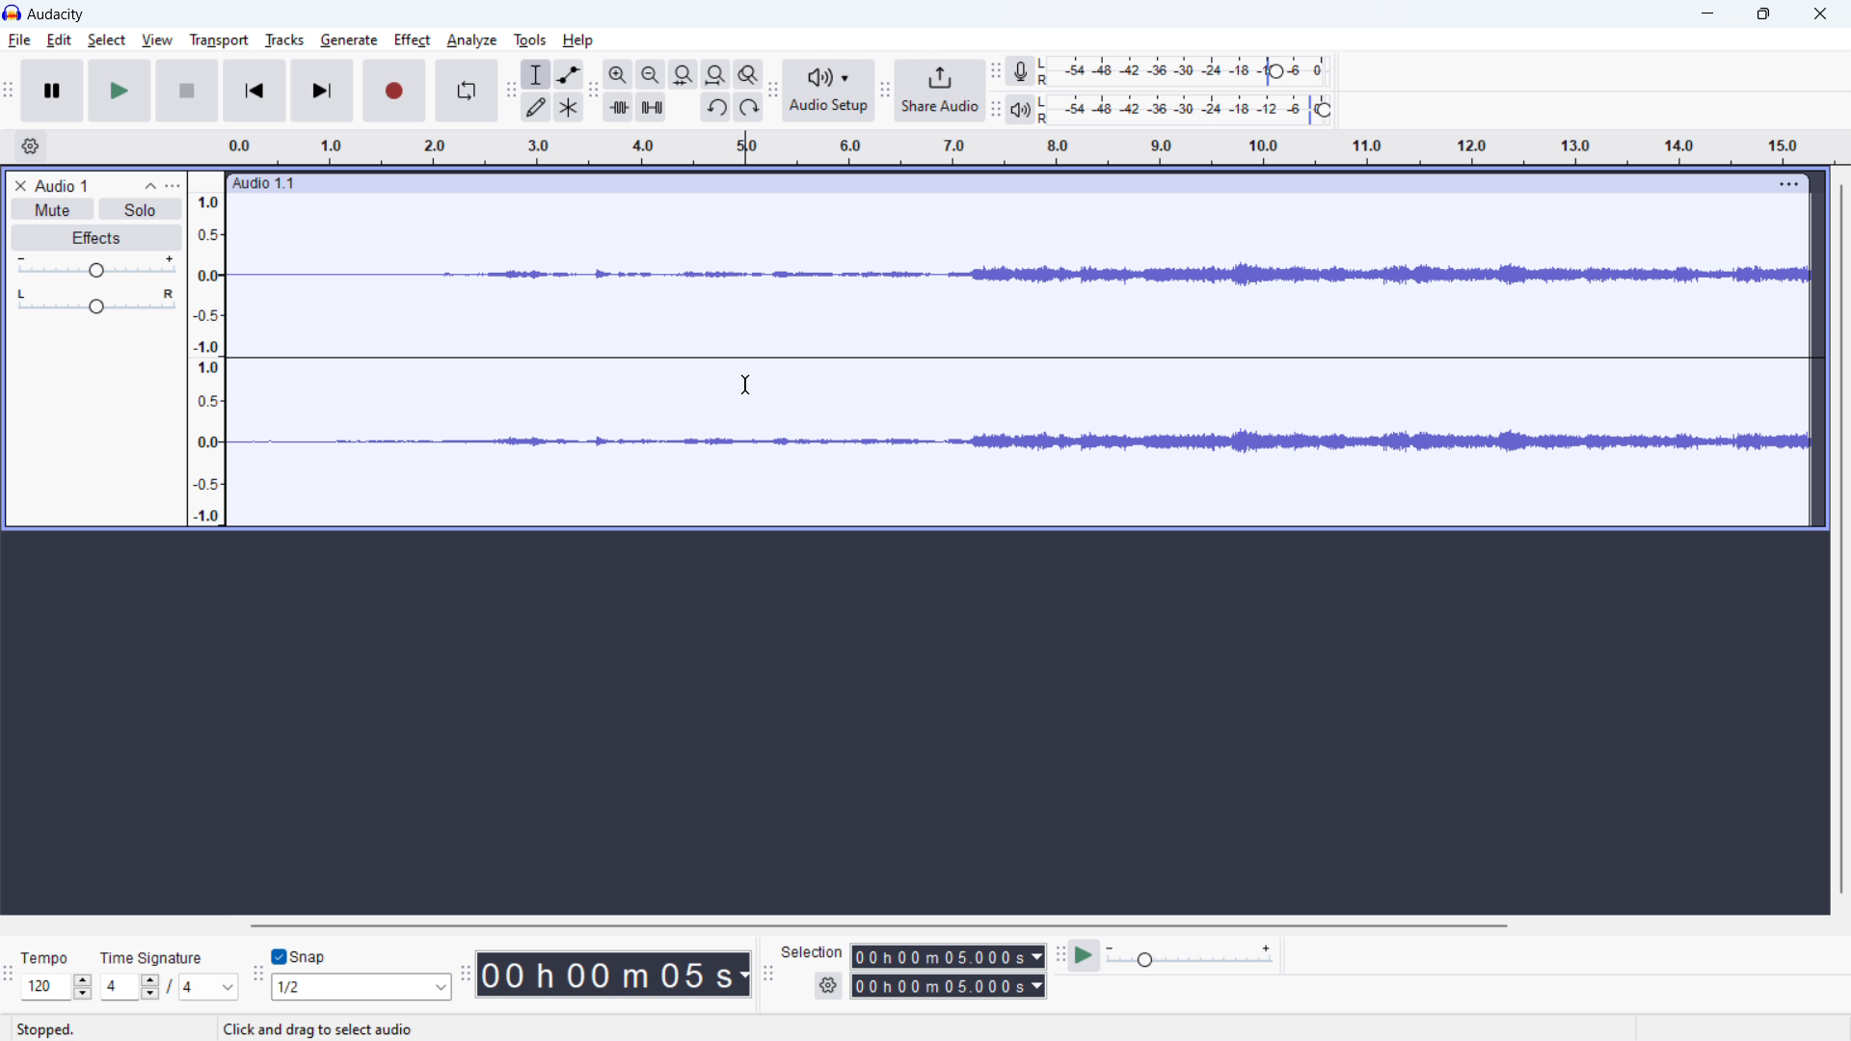  Describe the element at coordinates (54, 209) in the screenshot. I see `mute` at that location.